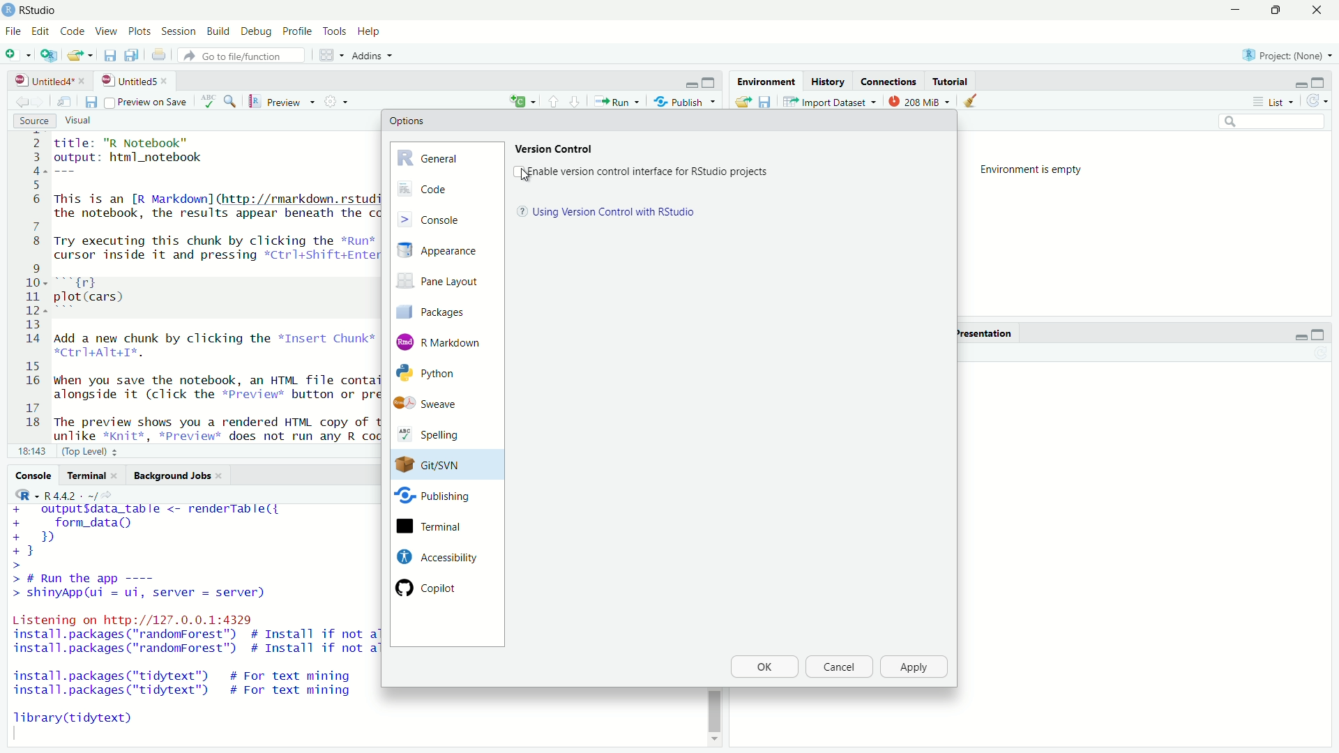 The width and height of the screenshot is (1339, 753). What do you see at coordinates (953, 81) in the screenshot?
I see `Tutorial` at bounding box center [953, 81].